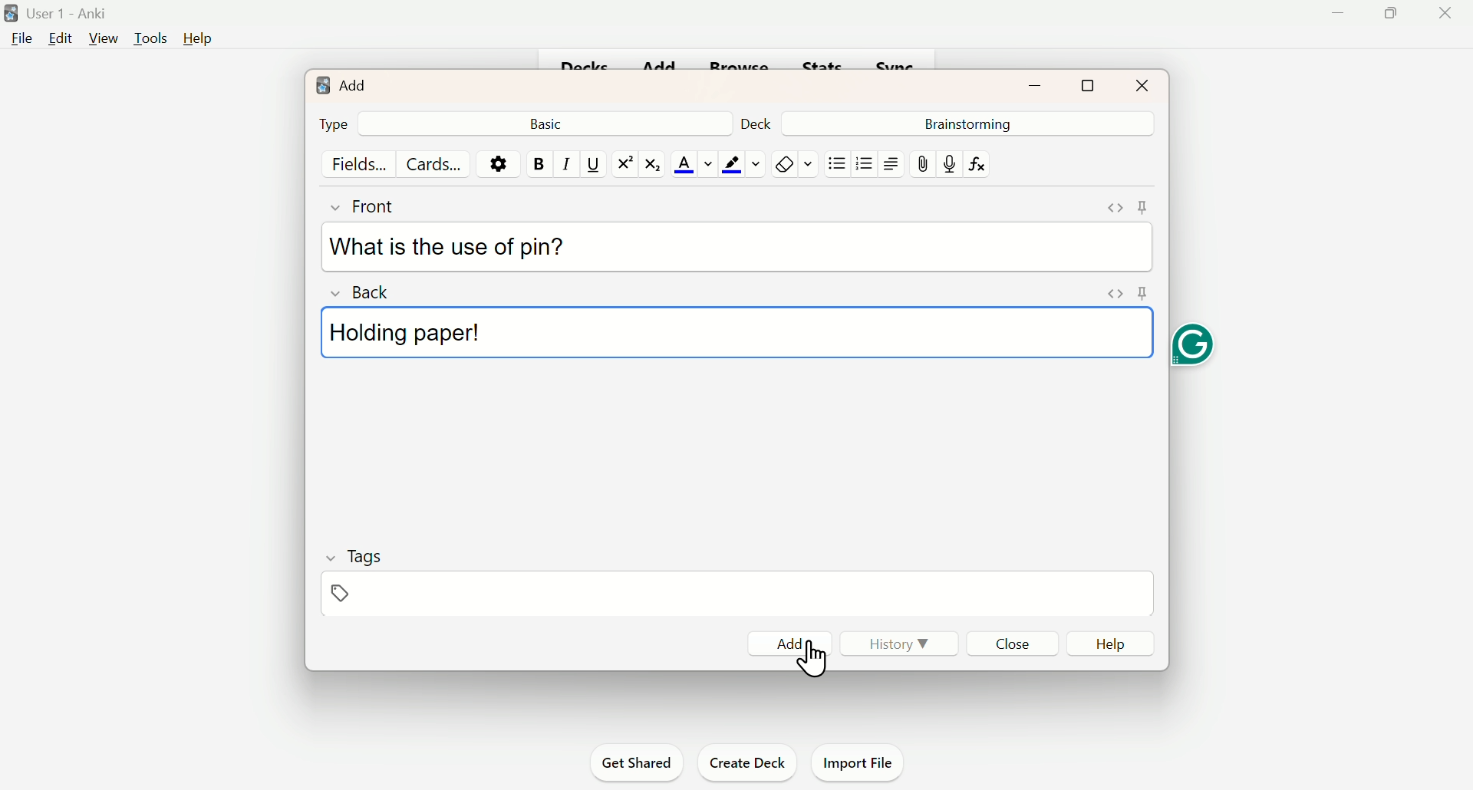 This screenshot has width=1473, height=790. What do you see at coordinates (538, 163) in the screenshot?
I see `Bold` at bounding box center [538, 163].